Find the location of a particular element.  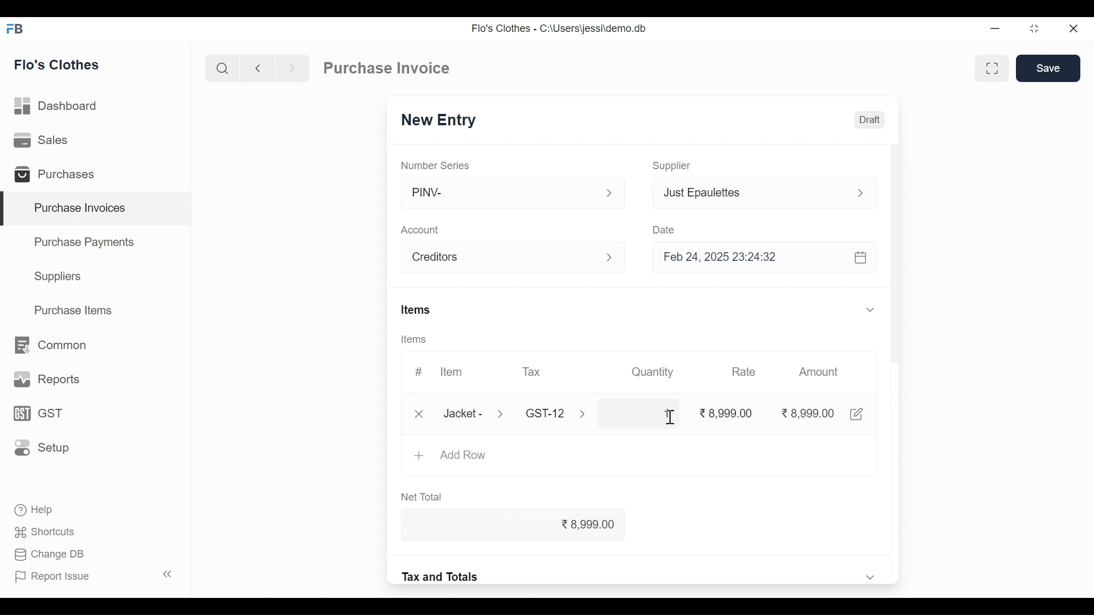

Purchase Invoice is located at coordinates (386, 68).